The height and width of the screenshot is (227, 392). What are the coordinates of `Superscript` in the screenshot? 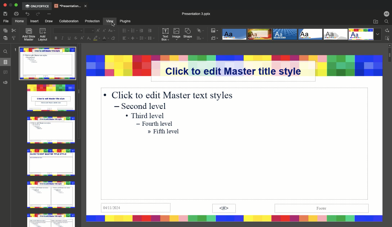 It's located at (82, 38).